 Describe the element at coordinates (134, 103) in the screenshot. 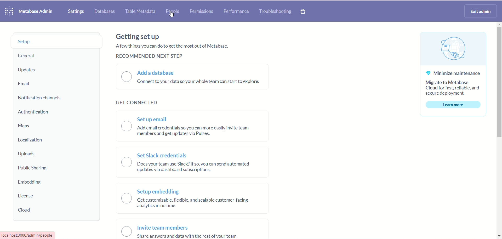

I see `get connected` at that location.